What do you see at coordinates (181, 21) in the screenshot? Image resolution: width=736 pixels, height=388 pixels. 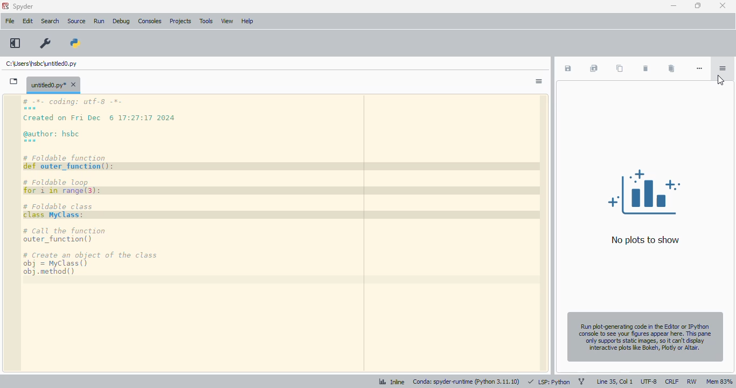 I see `projects` at bounding box center [181, 21].